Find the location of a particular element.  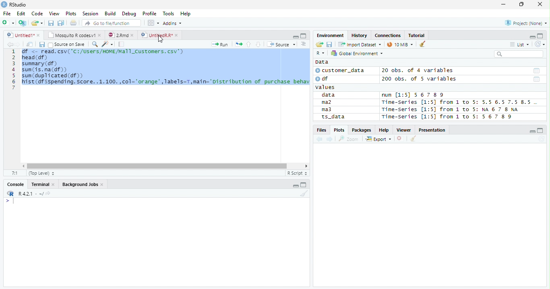

Minimize is located at coordinates (296, 185).